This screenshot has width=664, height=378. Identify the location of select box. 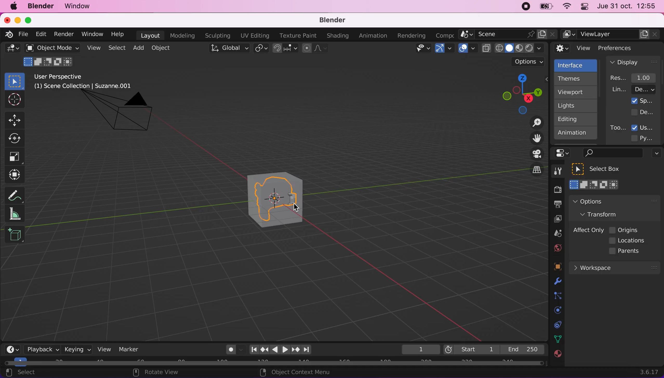
(15, 81).